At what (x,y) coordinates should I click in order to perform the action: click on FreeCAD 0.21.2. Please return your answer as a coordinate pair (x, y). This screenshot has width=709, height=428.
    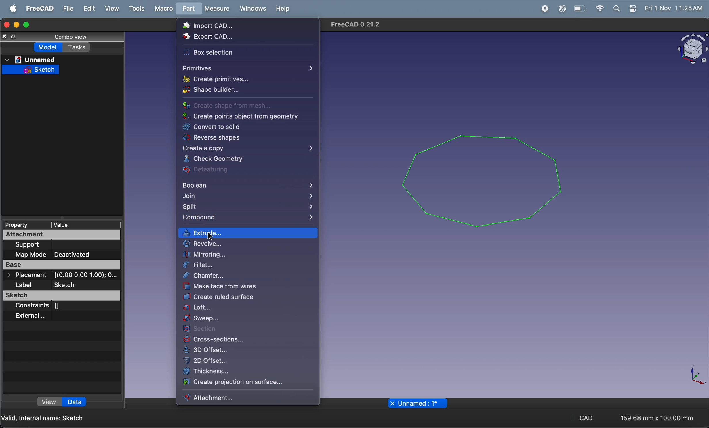
    Looking at the image, I should click on (358, 24).